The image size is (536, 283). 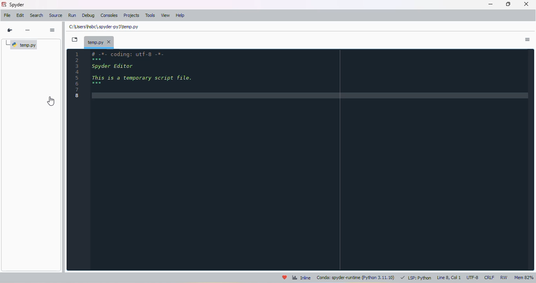 What do you see at coordinates (356, 278) in the screenshot?
I see `conda: spyder-runtime (python 3. 11. 10)` at bounding box center [356, 278].